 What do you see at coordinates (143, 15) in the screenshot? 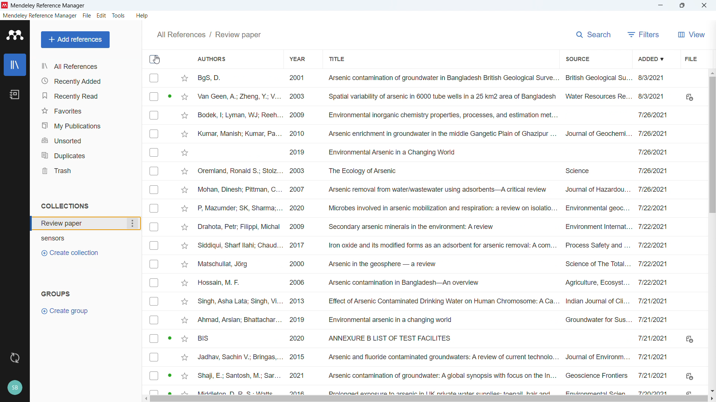
I see `help` at bounding box center [143, 15].